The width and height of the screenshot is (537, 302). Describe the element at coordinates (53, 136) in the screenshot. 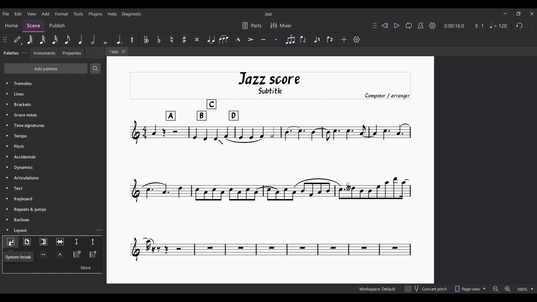

I see `Tempo` at that location.